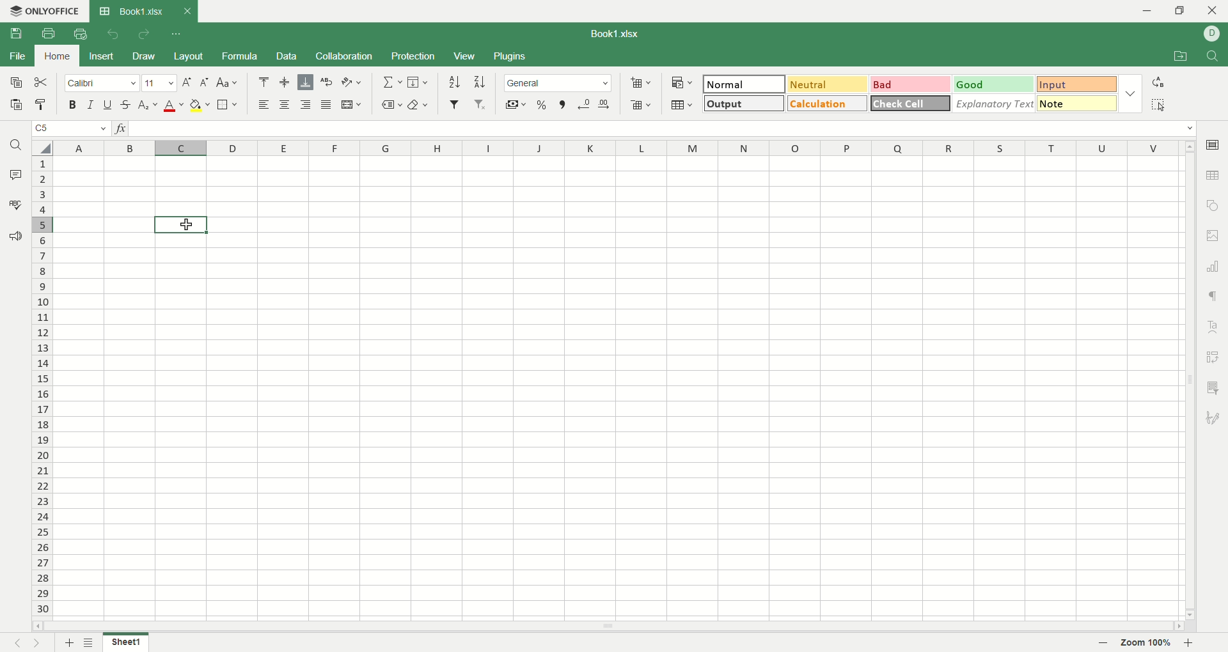  I want to click on formula, so click(243, 56).